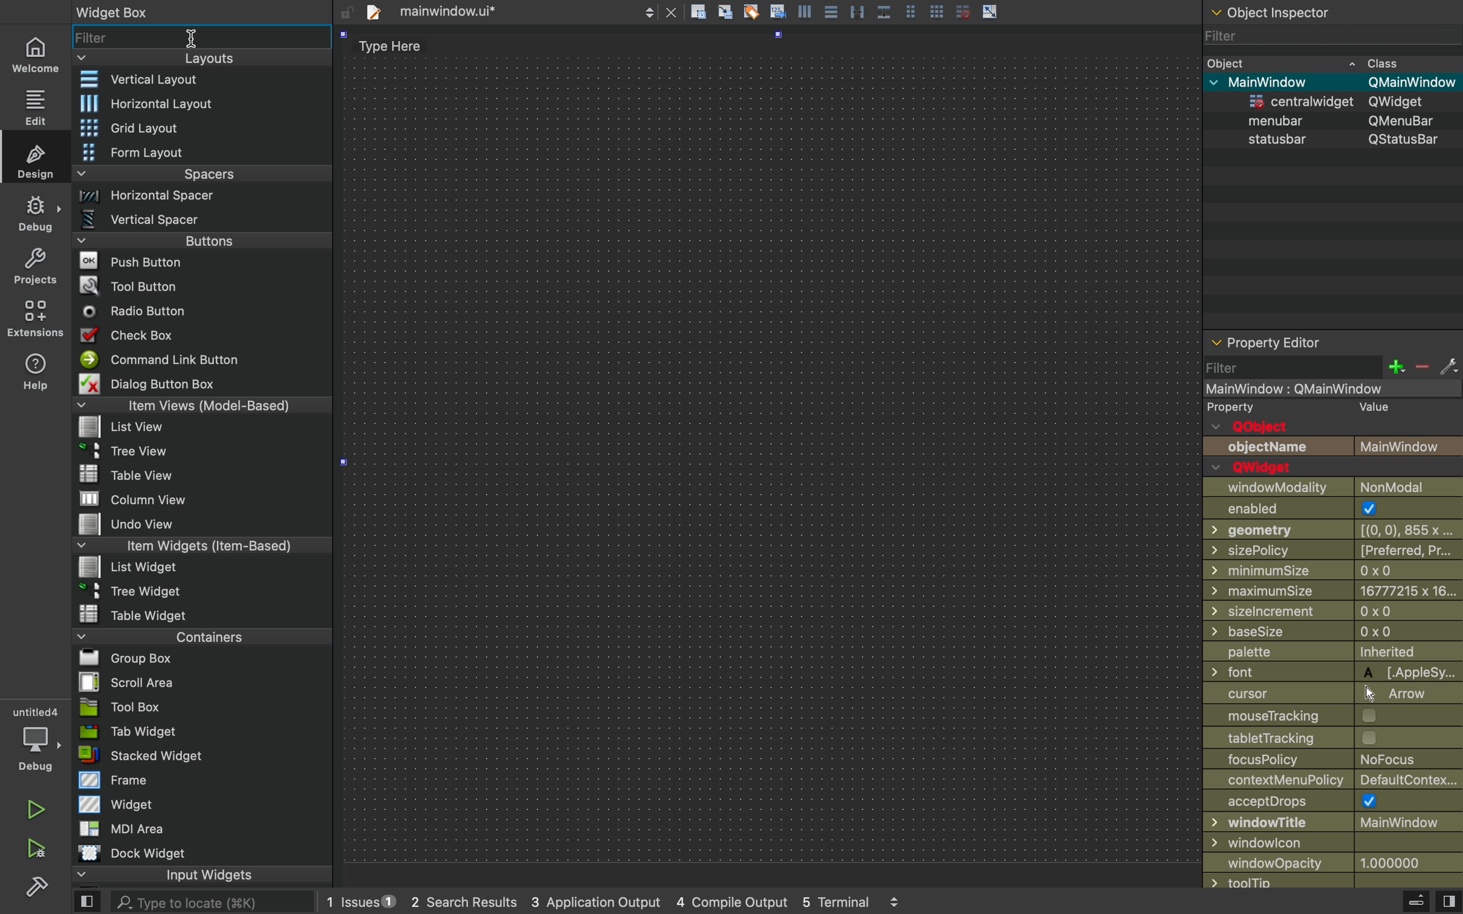 The width and height of the screenshot is (1463, 914). Describe the element at coordinates (833, 13) in the screenshot. I see `Pages` at that location.